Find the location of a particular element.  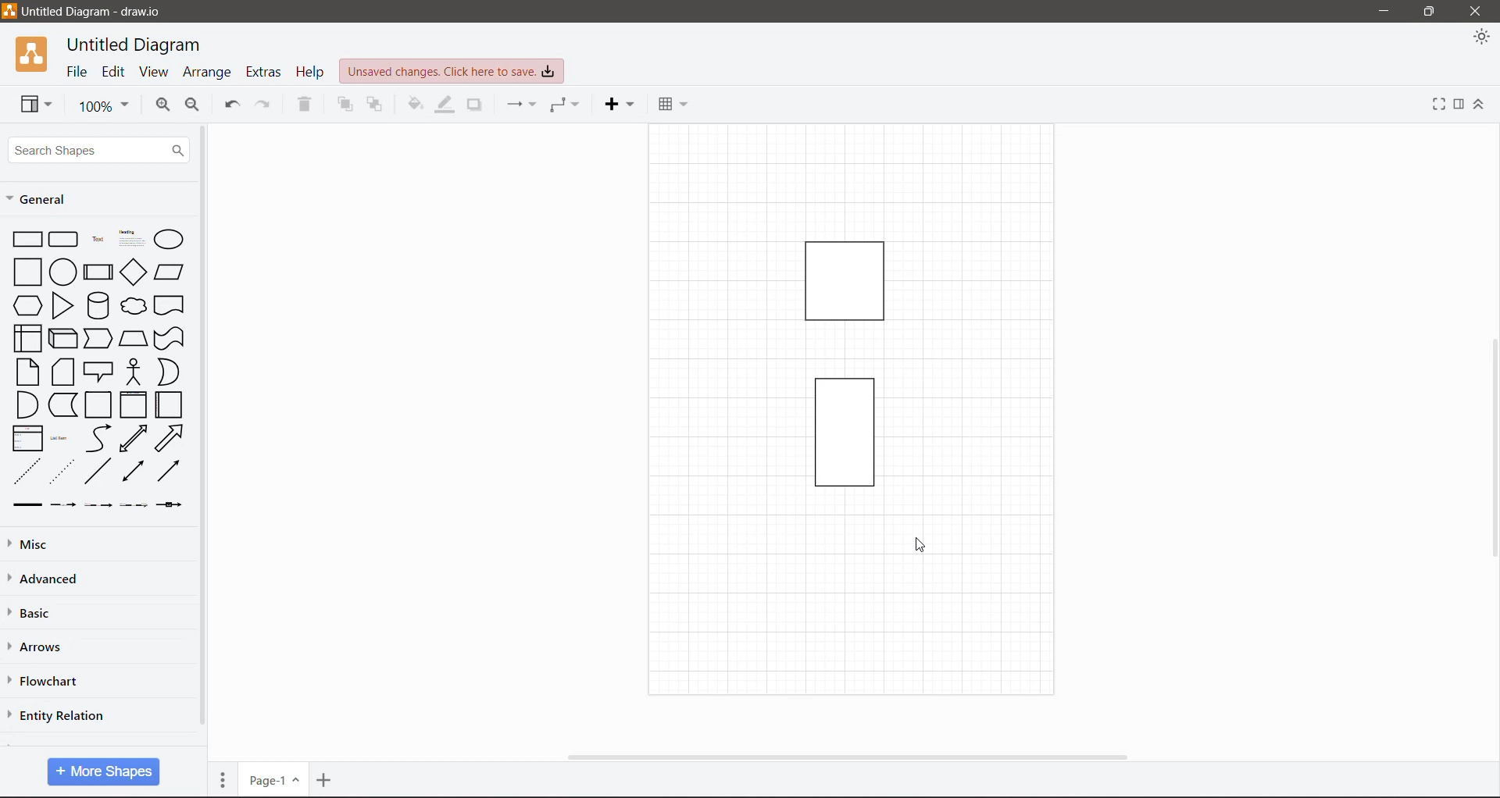

To Back is located at coordinates (373, 105).